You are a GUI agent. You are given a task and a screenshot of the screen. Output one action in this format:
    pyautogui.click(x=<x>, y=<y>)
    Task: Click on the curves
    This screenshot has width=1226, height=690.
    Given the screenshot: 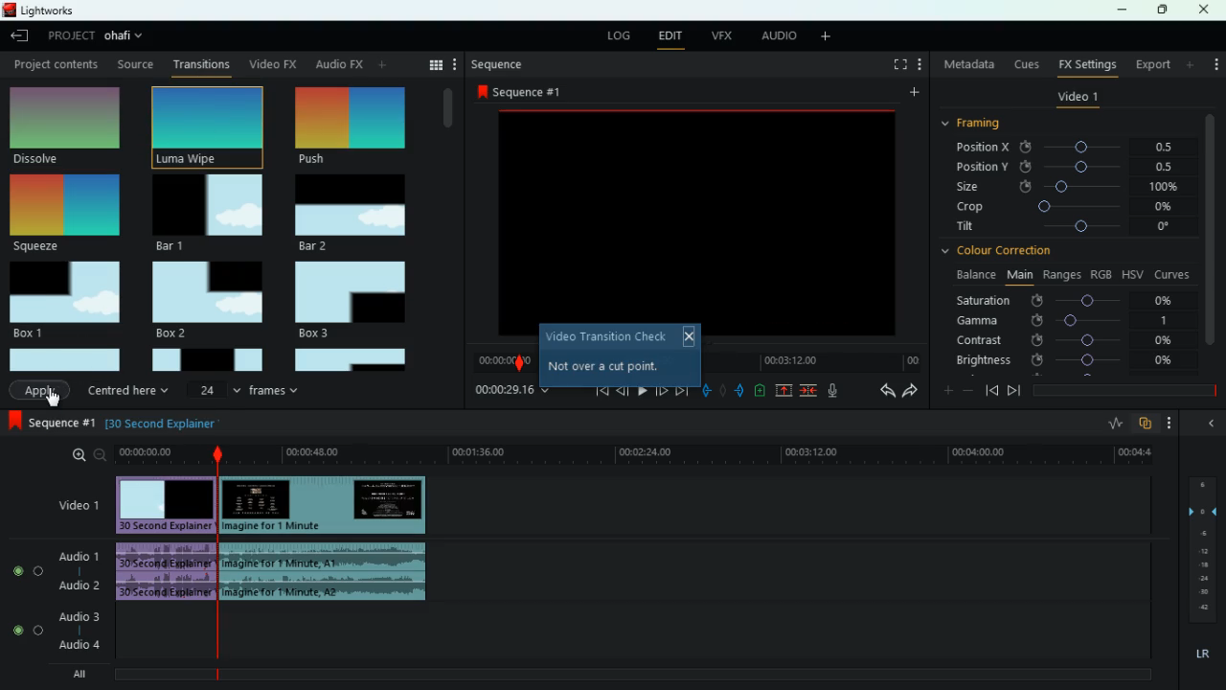 What is the action you would take?
    pyautogui.click(x=1174, y=273)
    